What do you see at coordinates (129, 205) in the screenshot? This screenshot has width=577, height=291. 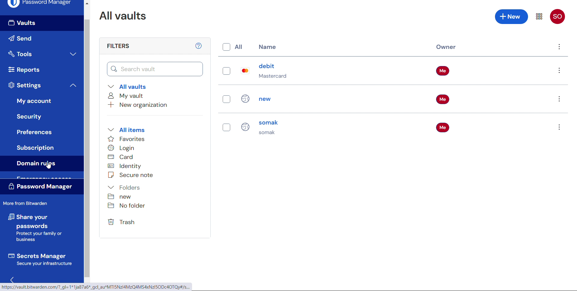 I see `No folder ` at bounding box center [129, 205].